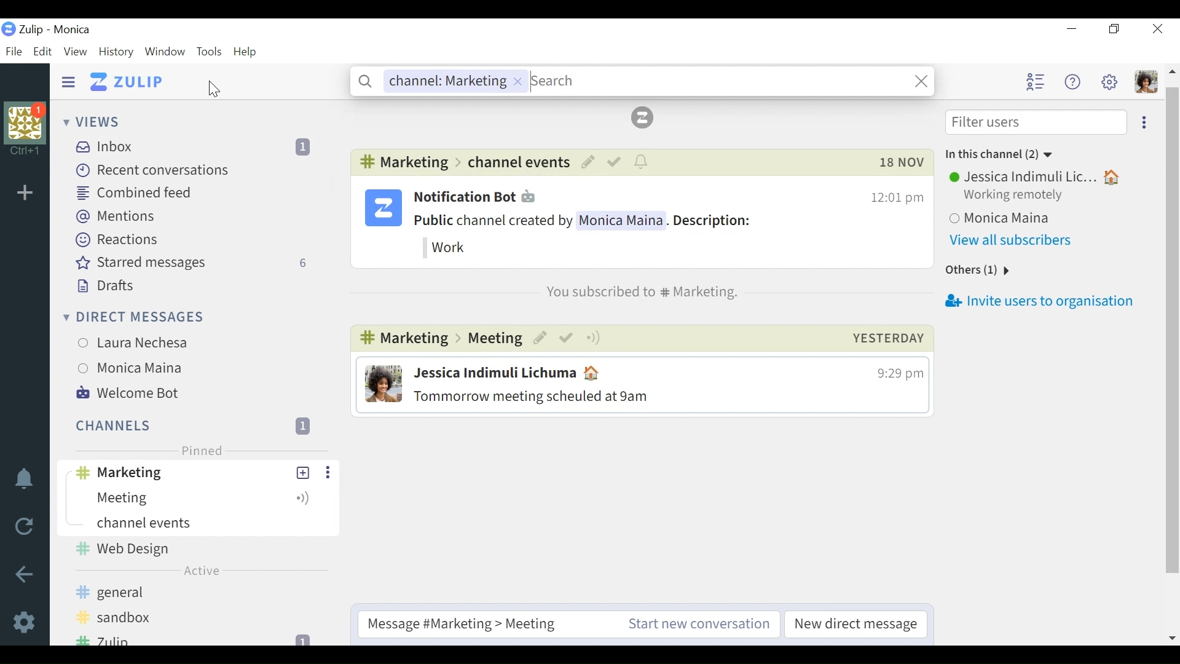 The image size is (1180, 664). What do you see at coordinates (245, 51) in the screenshot?
I see `Help` at bounding box center [245, 51].